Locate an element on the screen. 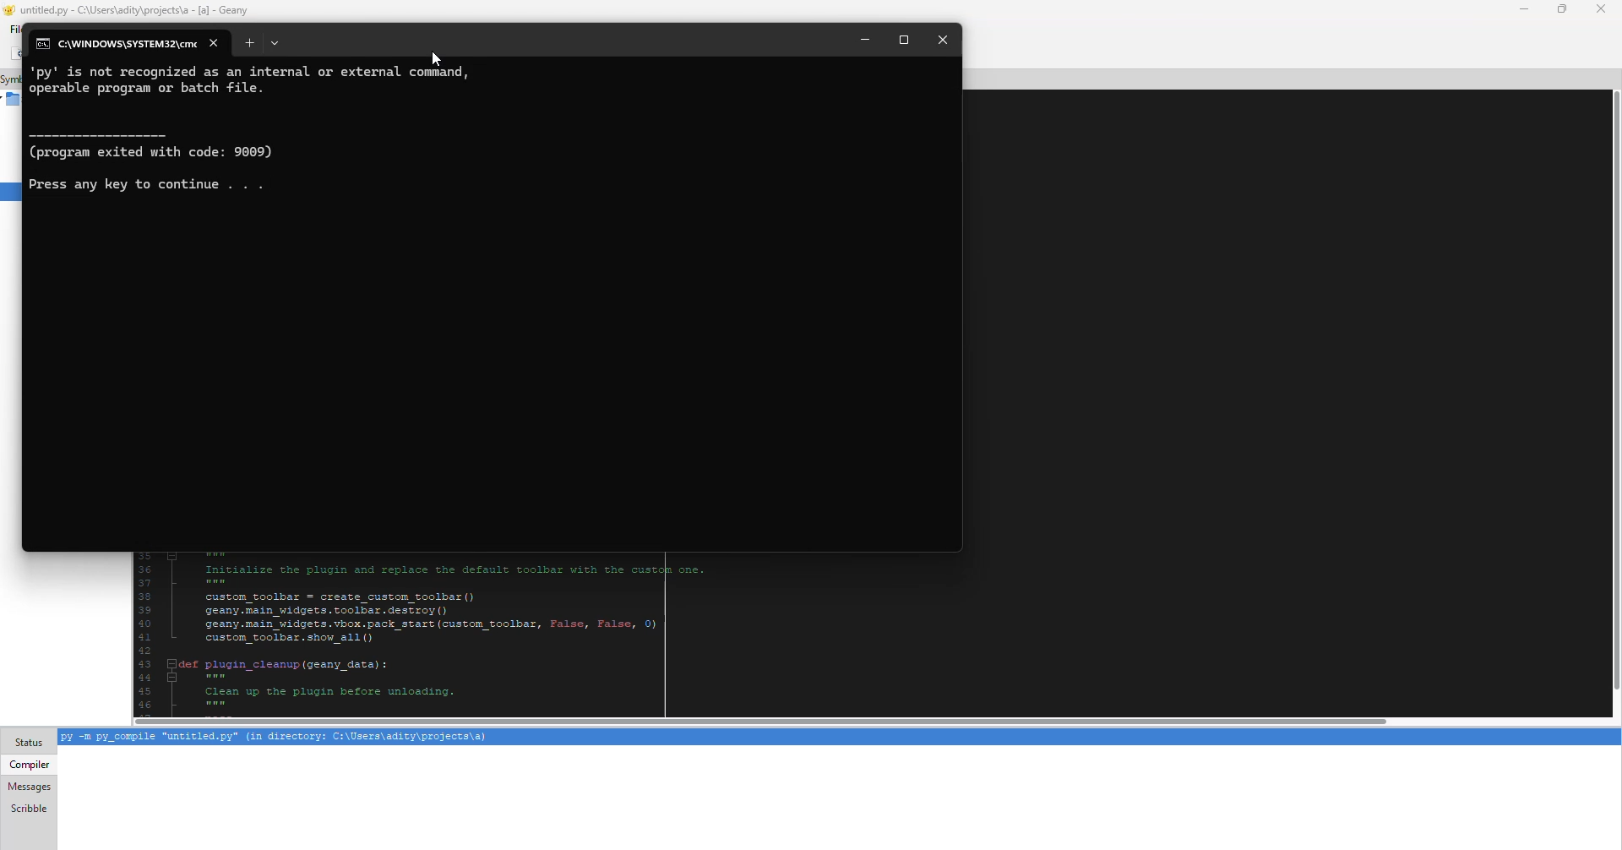  scribble is located at coordinates (30, 808).